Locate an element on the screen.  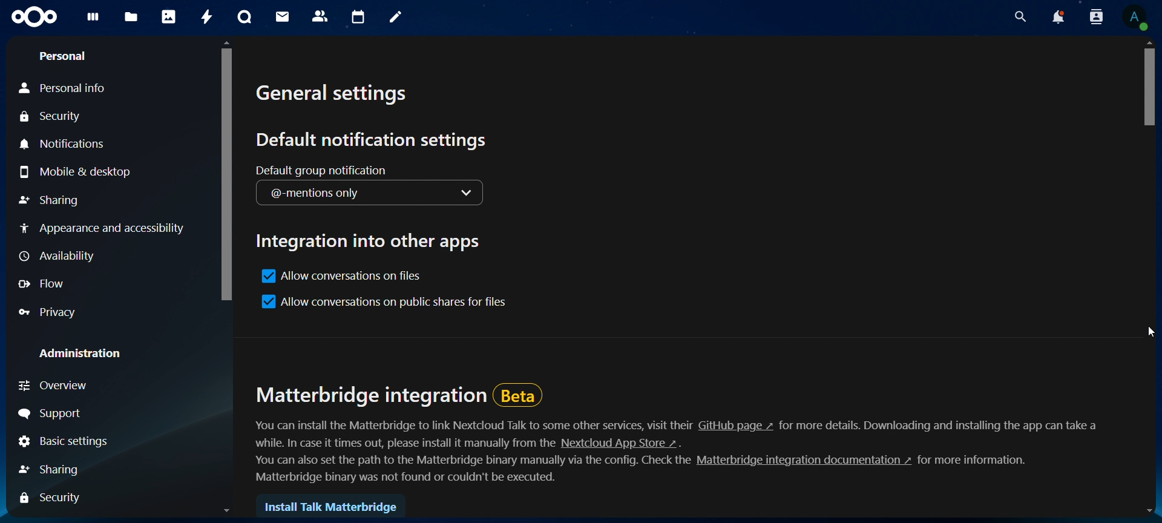
llow conversations on piblic shares for files is located at coordinates (386, 300).